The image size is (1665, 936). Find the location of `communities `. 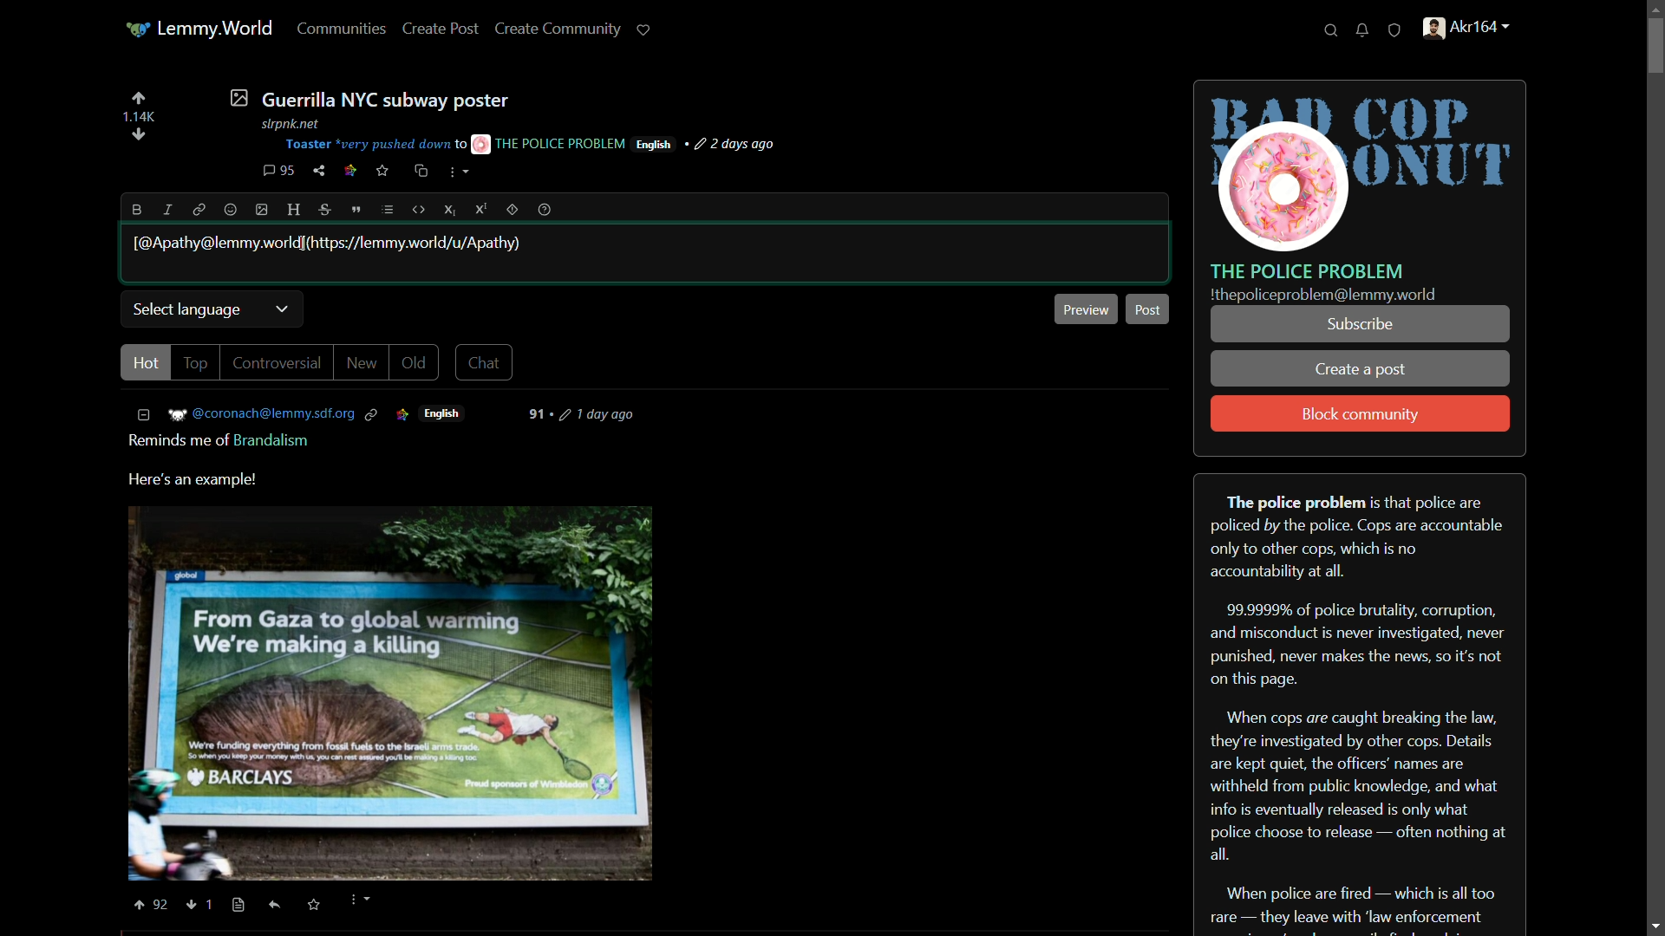

communities  is located at coordinates (342, 28).